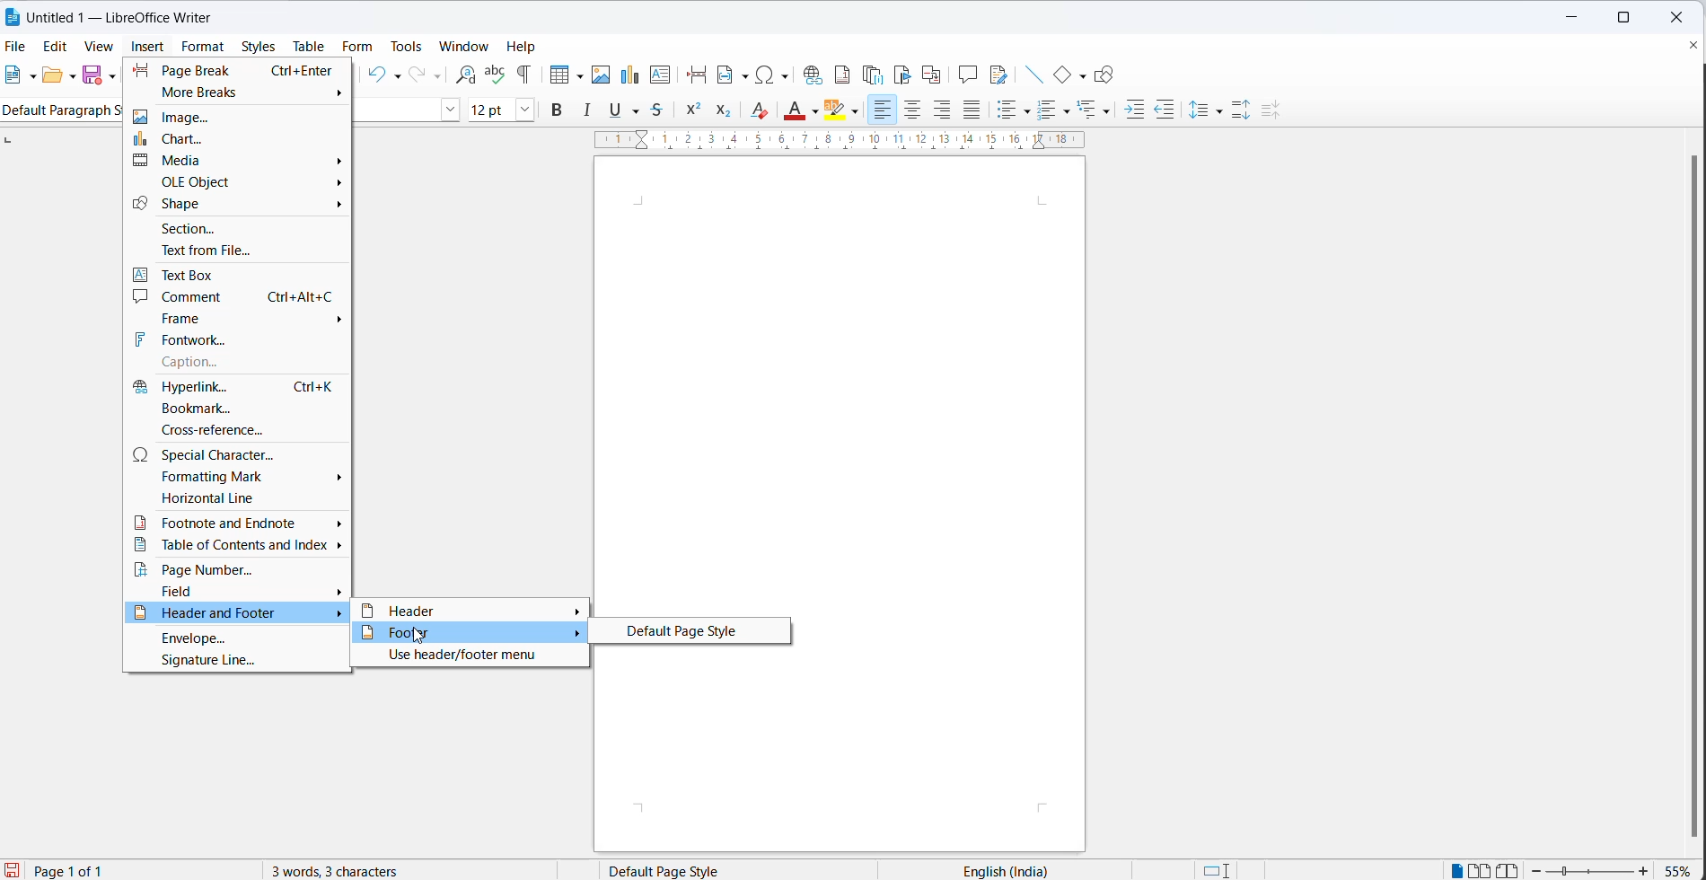 Image resolution: width=1706 pixels, height=880 pixels. Describe the element at coordinates (1623, 20) in the screenshot. I see `maximize` at that location.